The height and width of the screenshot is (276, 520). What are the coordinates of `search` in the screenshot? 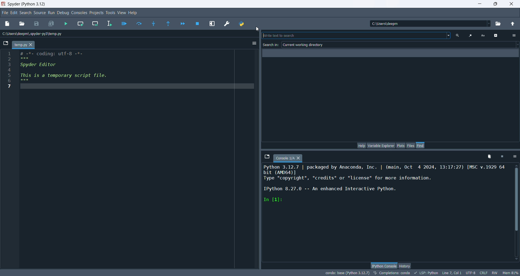 It's located at (26, 12).